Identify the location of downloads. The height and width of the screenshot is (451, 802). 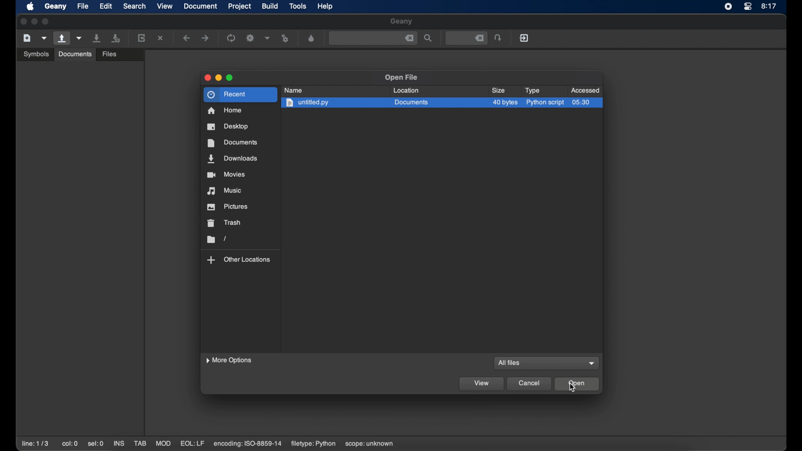
(232, 159).